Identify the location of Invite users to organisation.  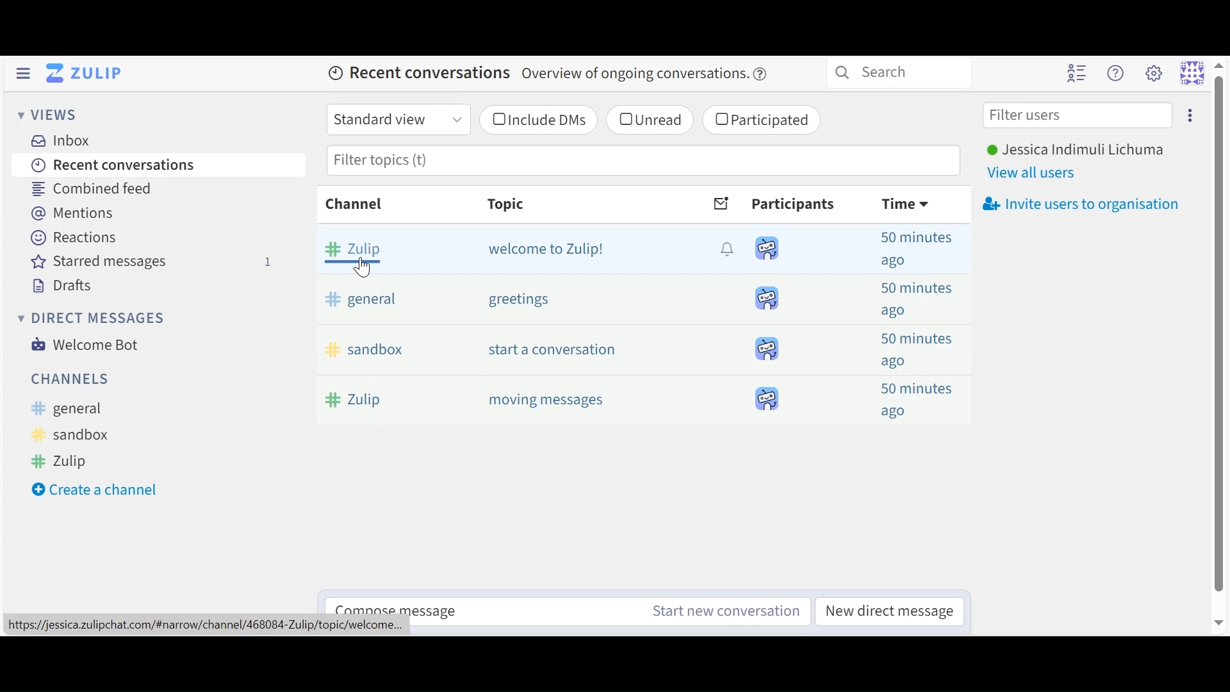
(1081, 203).